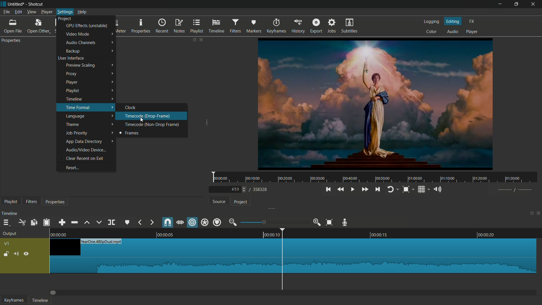 This screenshot has height=305, width=542. What do you see at coordinates (298, 26) in the screenshot?
I see `history` at bounding box center [298, 26].